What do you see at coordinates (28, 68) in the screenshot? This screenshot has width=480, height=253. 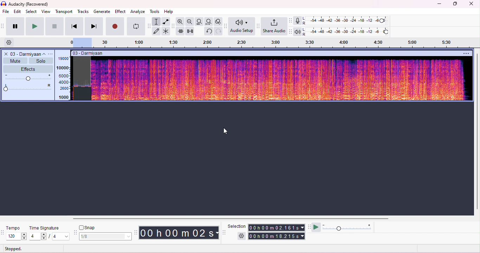 I see `effects` at bounding box center [28, 68].